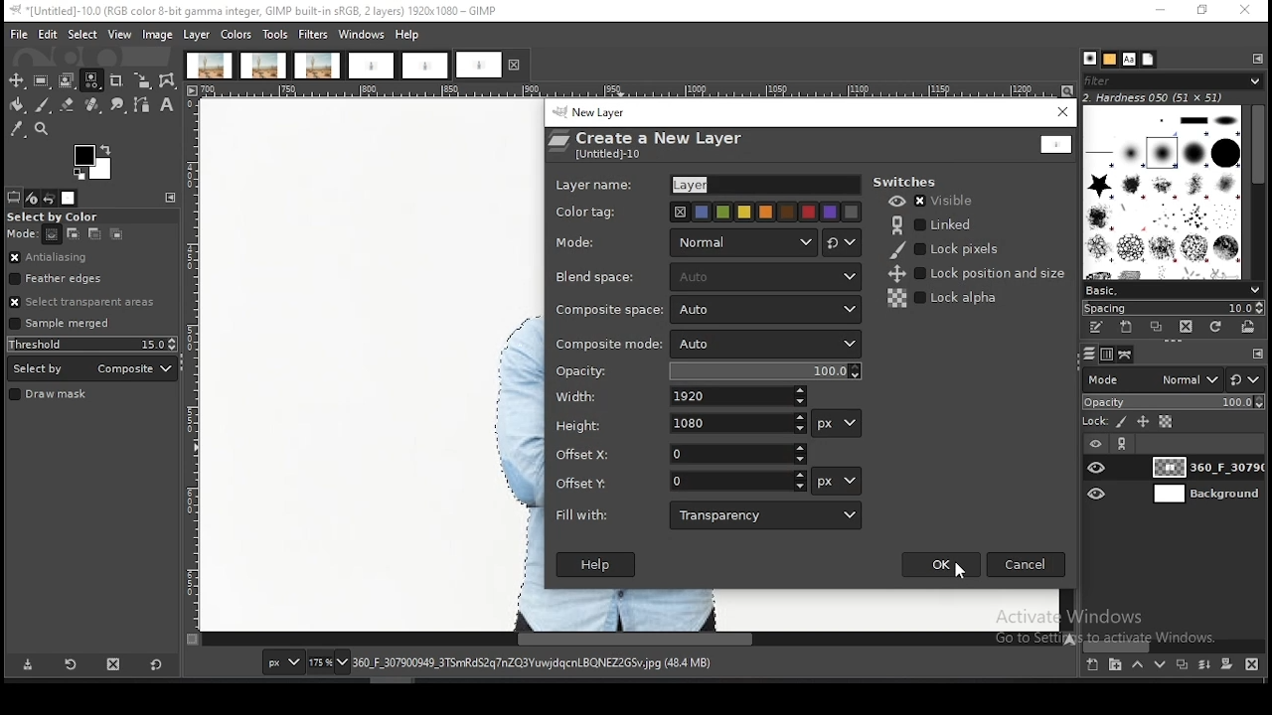 The image size is (1272, 715). Describe the element at coordinates (738, 455) in the screenshot. I see `offset X` at that location.